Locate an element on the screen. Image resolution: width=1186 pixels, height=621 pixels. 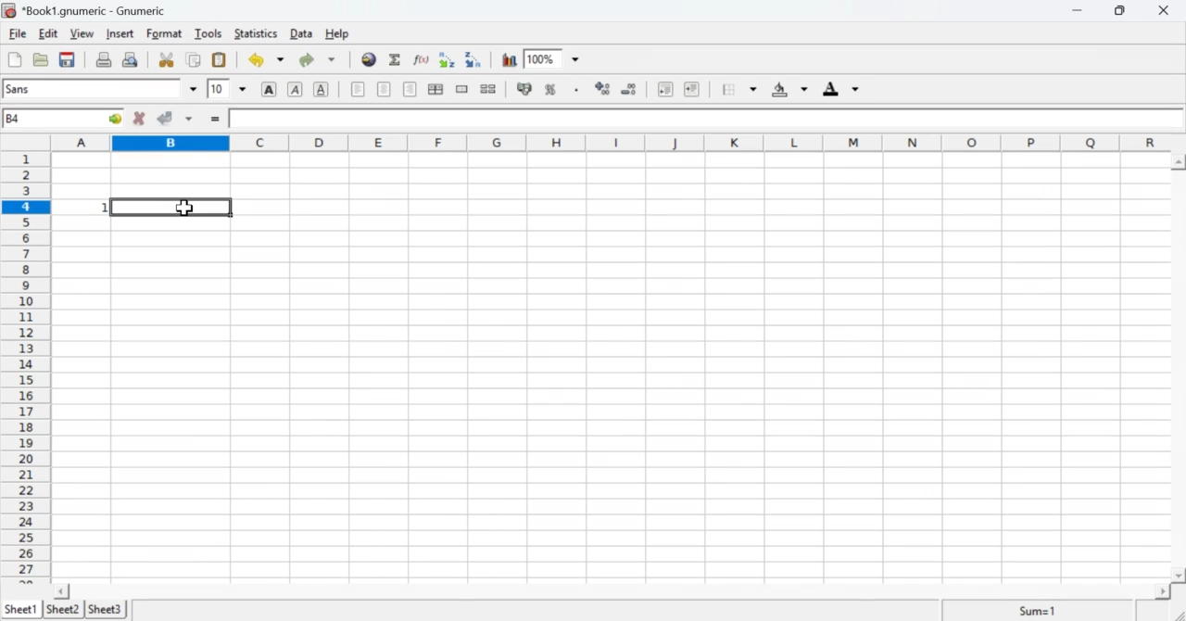
Format is located at coordinates (165, 34).